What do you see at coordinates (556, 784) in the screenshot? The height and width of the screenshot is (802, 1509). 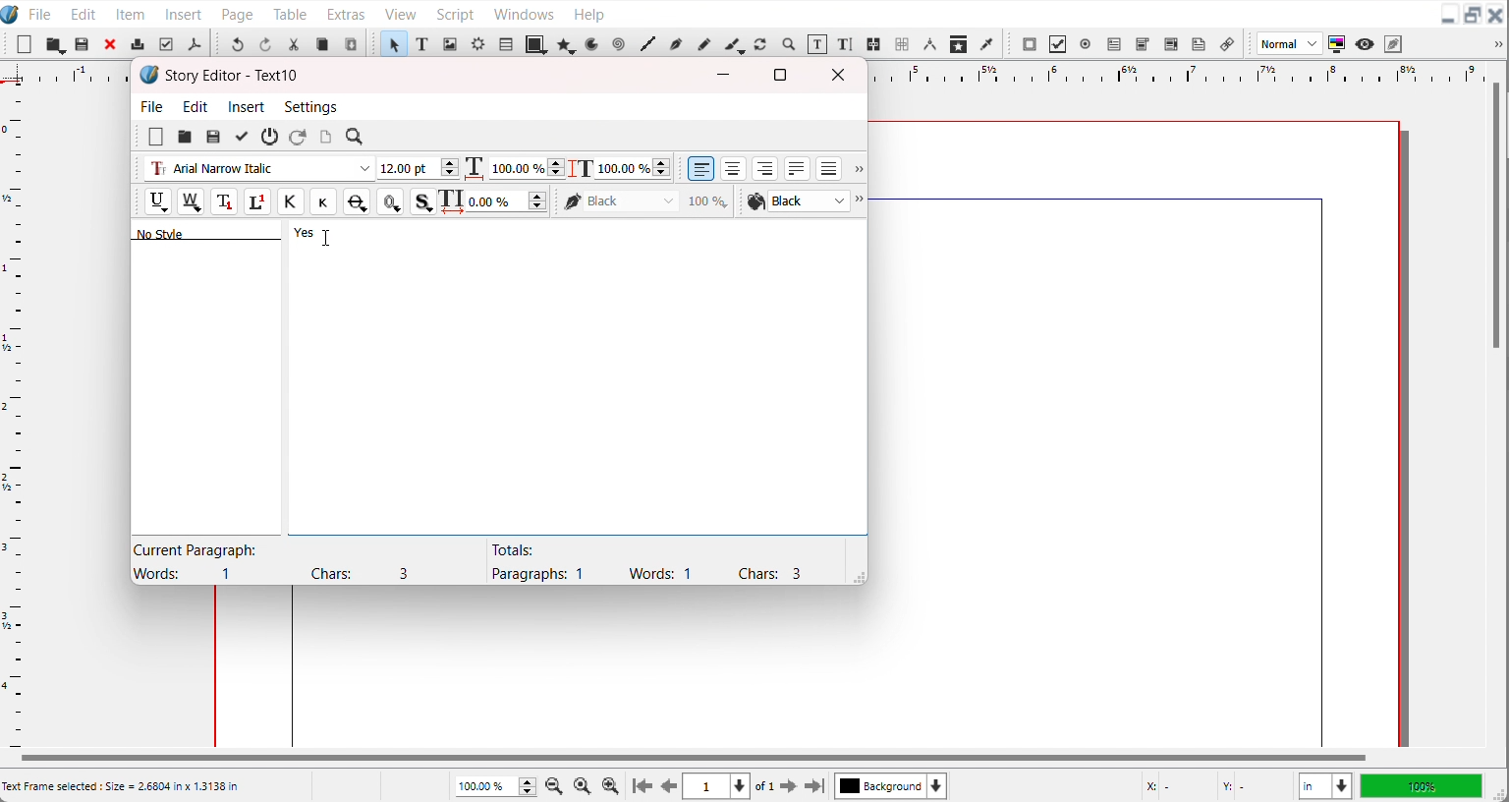 I see `Zoom Out` at bounding box center [556, 784].